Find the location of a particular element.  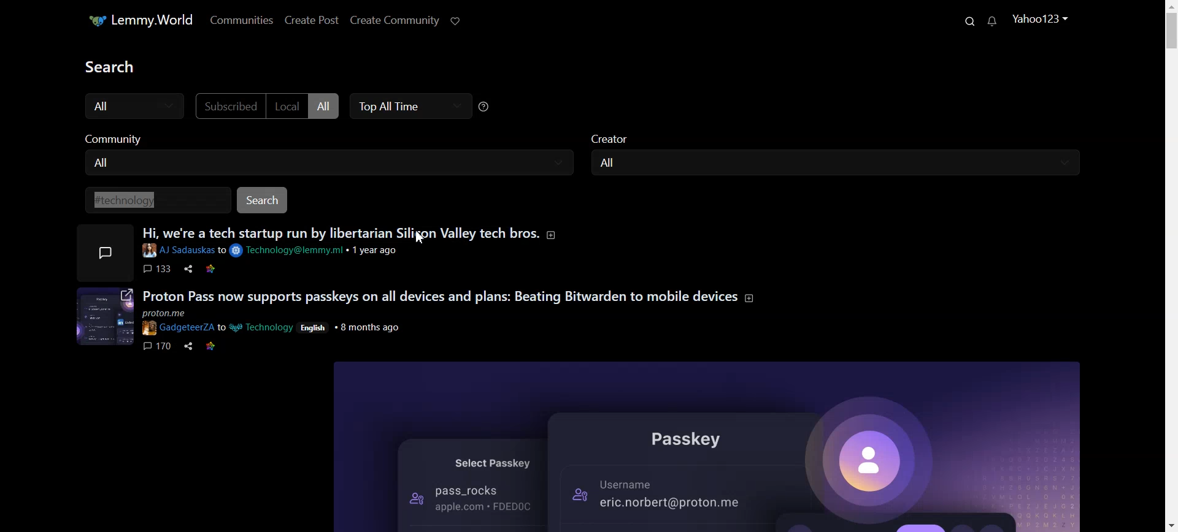

scroll bar is located at coordinates (1171, 271).